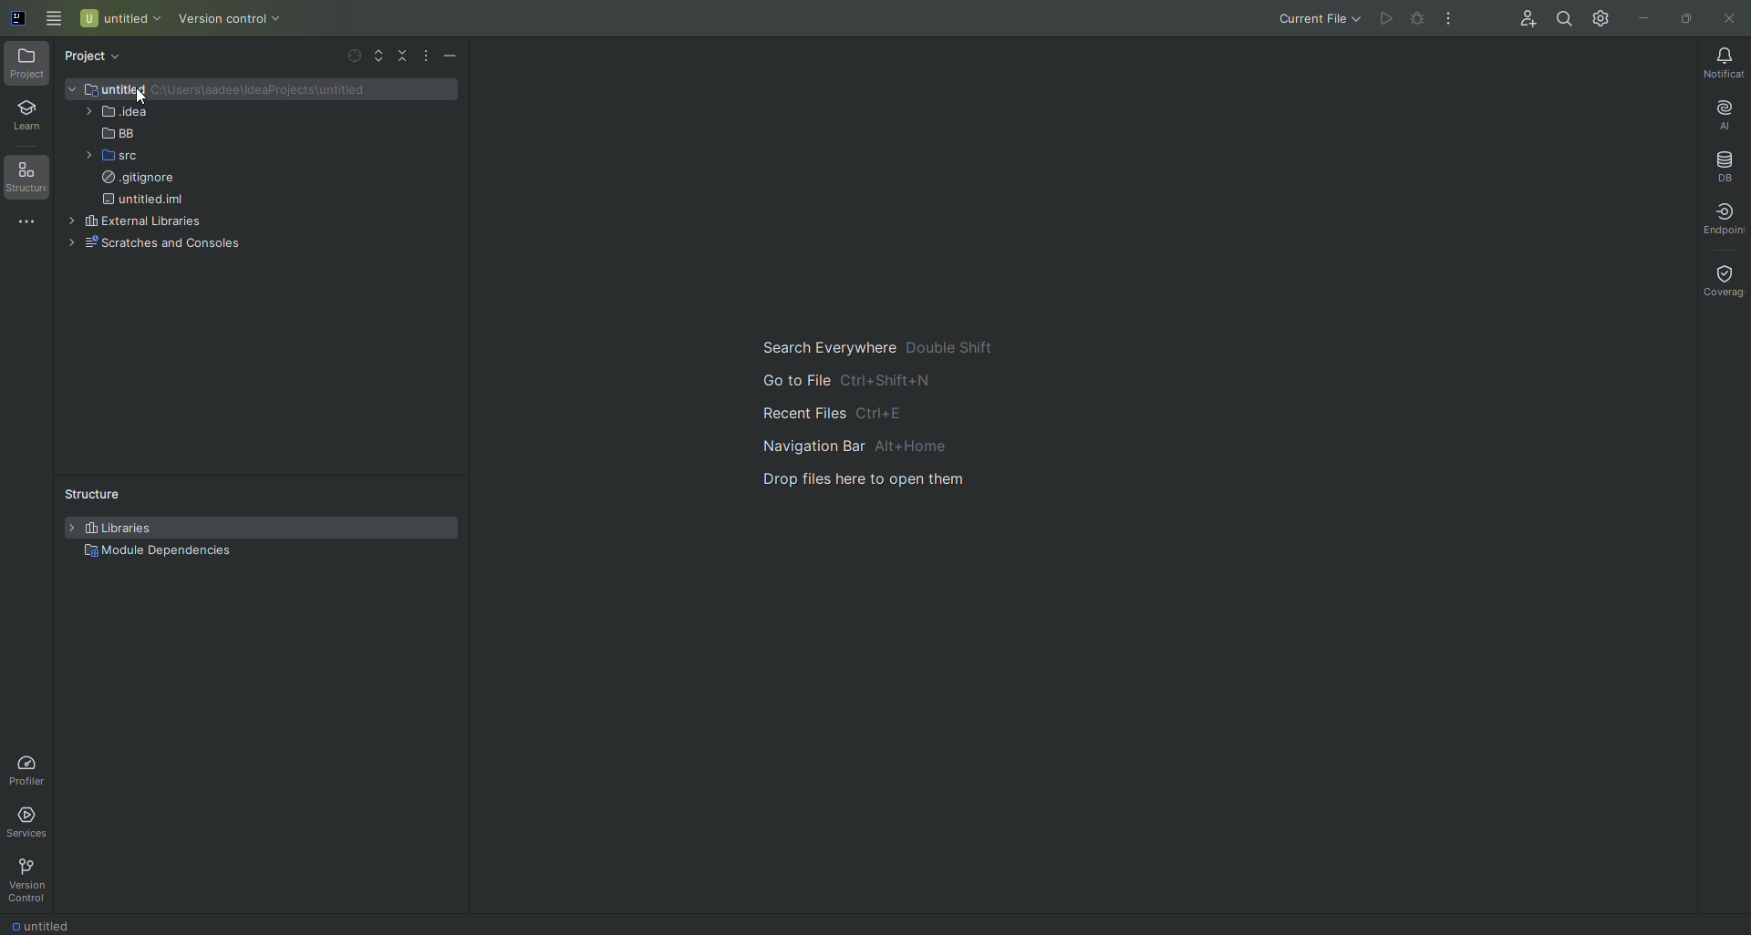 Image resolution: width=1751 pixels, height=935 pixels. I want to click on Version Control, so click(31, 880).